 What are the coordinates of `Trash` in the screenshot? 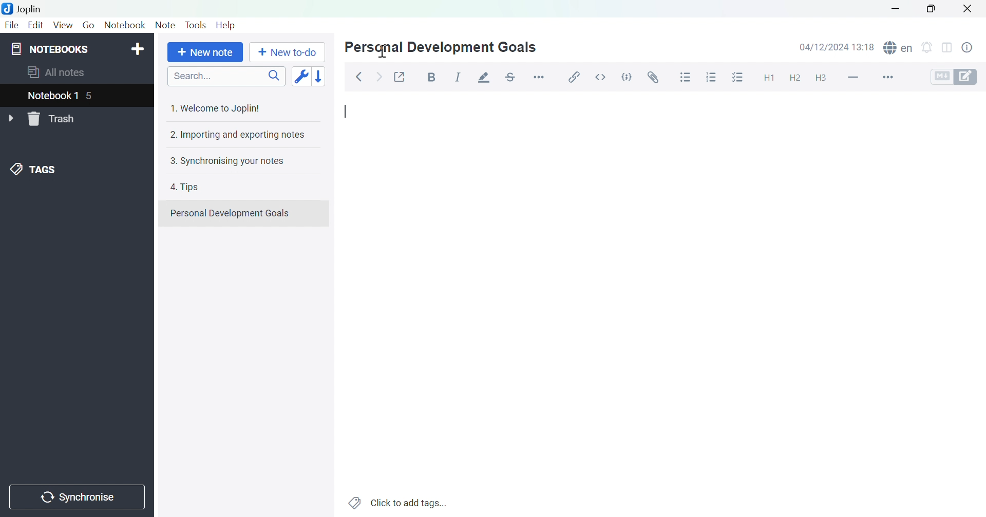 It's located at (53, 120).